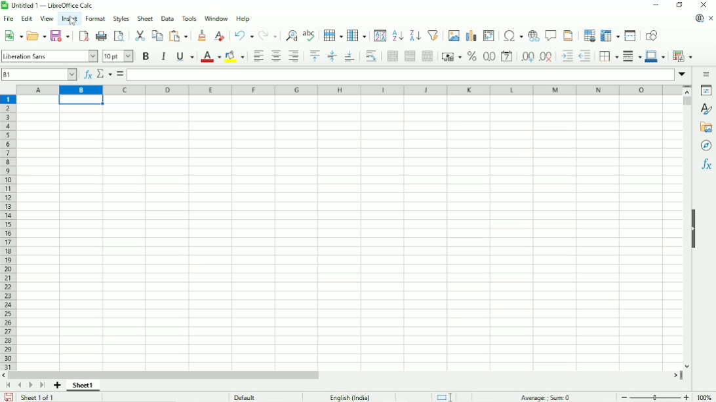 The image size is (716, 402). Describe the element at coordinates (471, 33) in the screenshot. I see `Insert chart` at that location.